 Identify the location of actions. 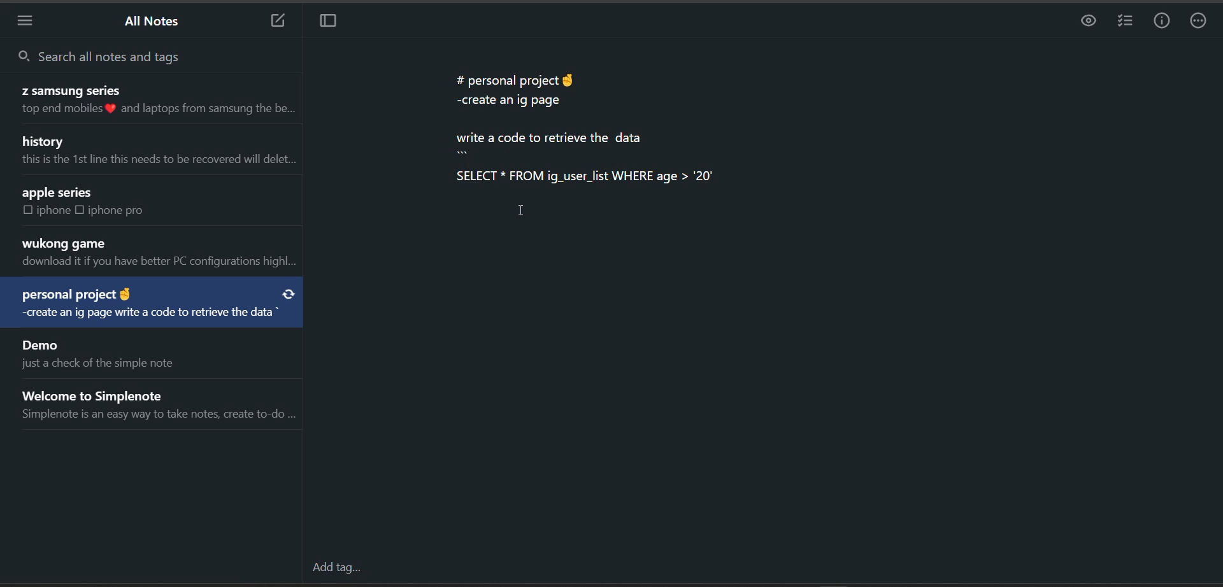
(1201, 22).